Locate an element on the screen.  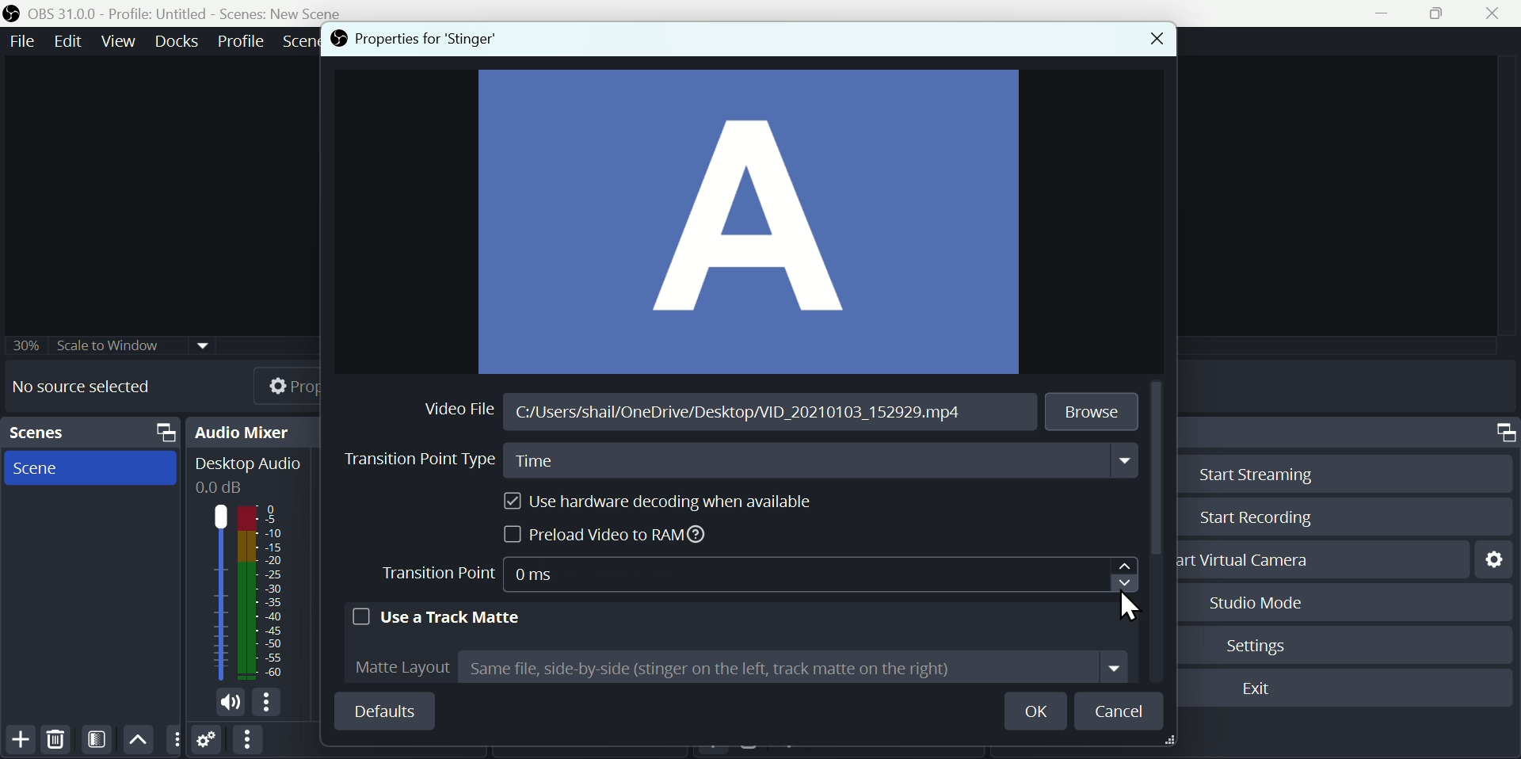
File name is located at coordinates (734, 417).